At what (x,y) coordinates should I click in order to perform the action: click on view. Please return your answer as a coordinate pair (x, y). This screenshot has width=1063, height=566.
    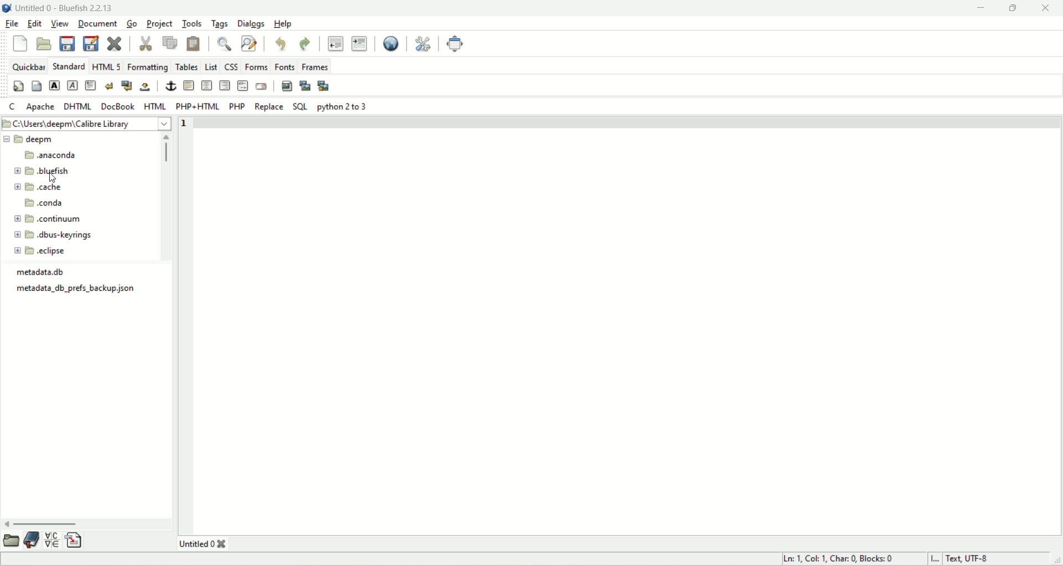
    Looking at the image, I should click on (61, 24).